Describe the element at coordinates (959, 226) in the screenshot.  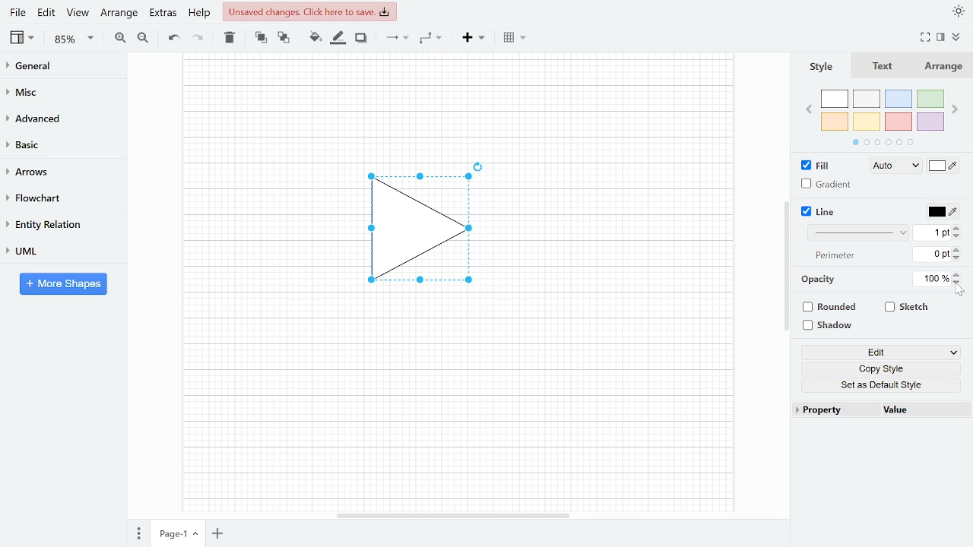
I see `INcrease line width` at that location.